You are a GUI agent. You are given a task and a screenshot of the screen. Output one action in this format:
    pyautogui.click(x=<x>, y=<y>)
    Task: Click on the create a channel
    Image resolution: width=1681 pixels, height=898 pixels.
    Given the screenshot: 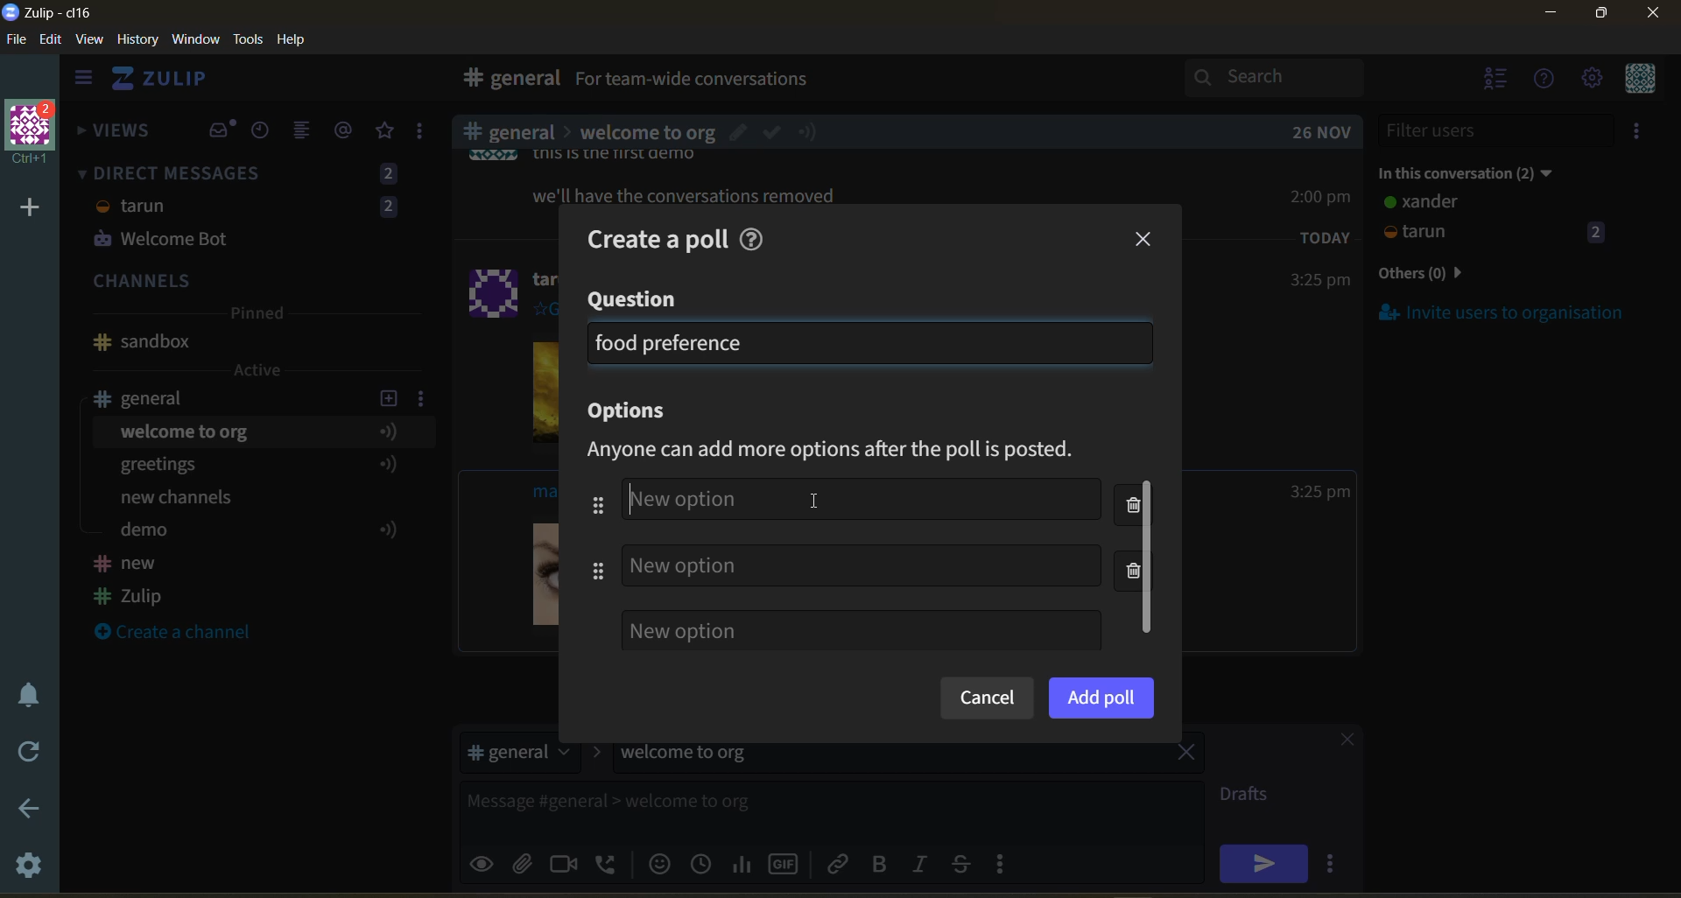 What is the action you would take?
    pyautogui.click(x=183, y=634)
    